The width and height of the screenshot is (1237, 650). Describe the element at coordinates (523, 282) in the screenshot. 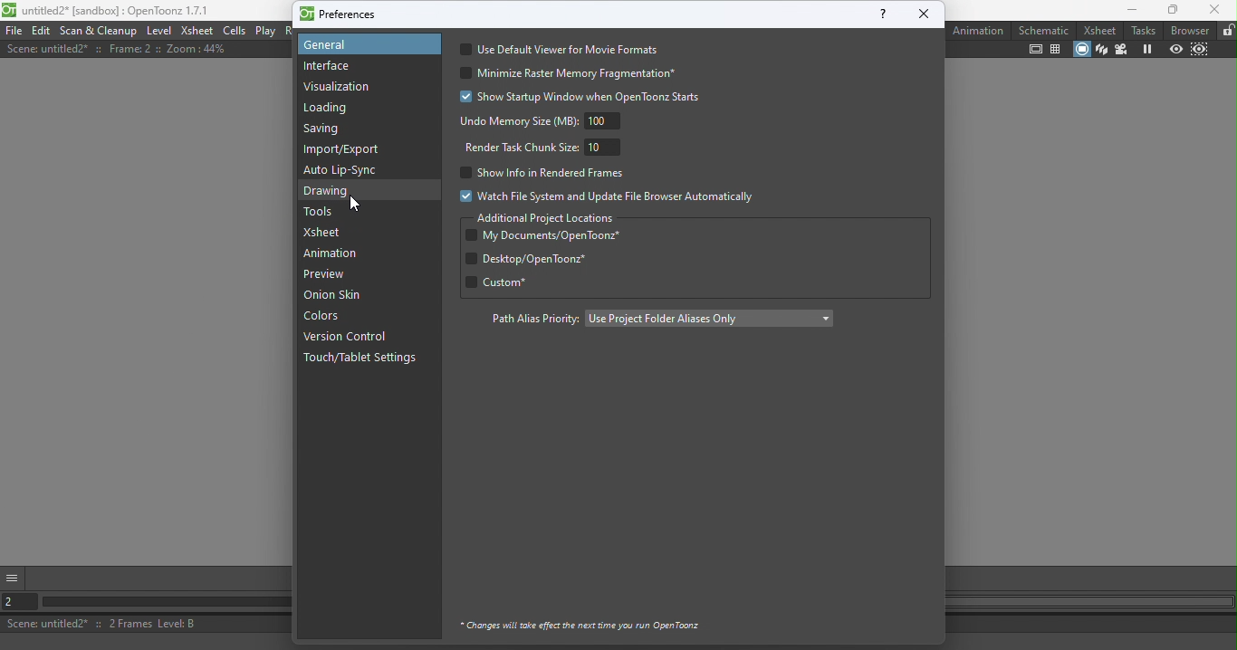

I see `Custom` at that location.